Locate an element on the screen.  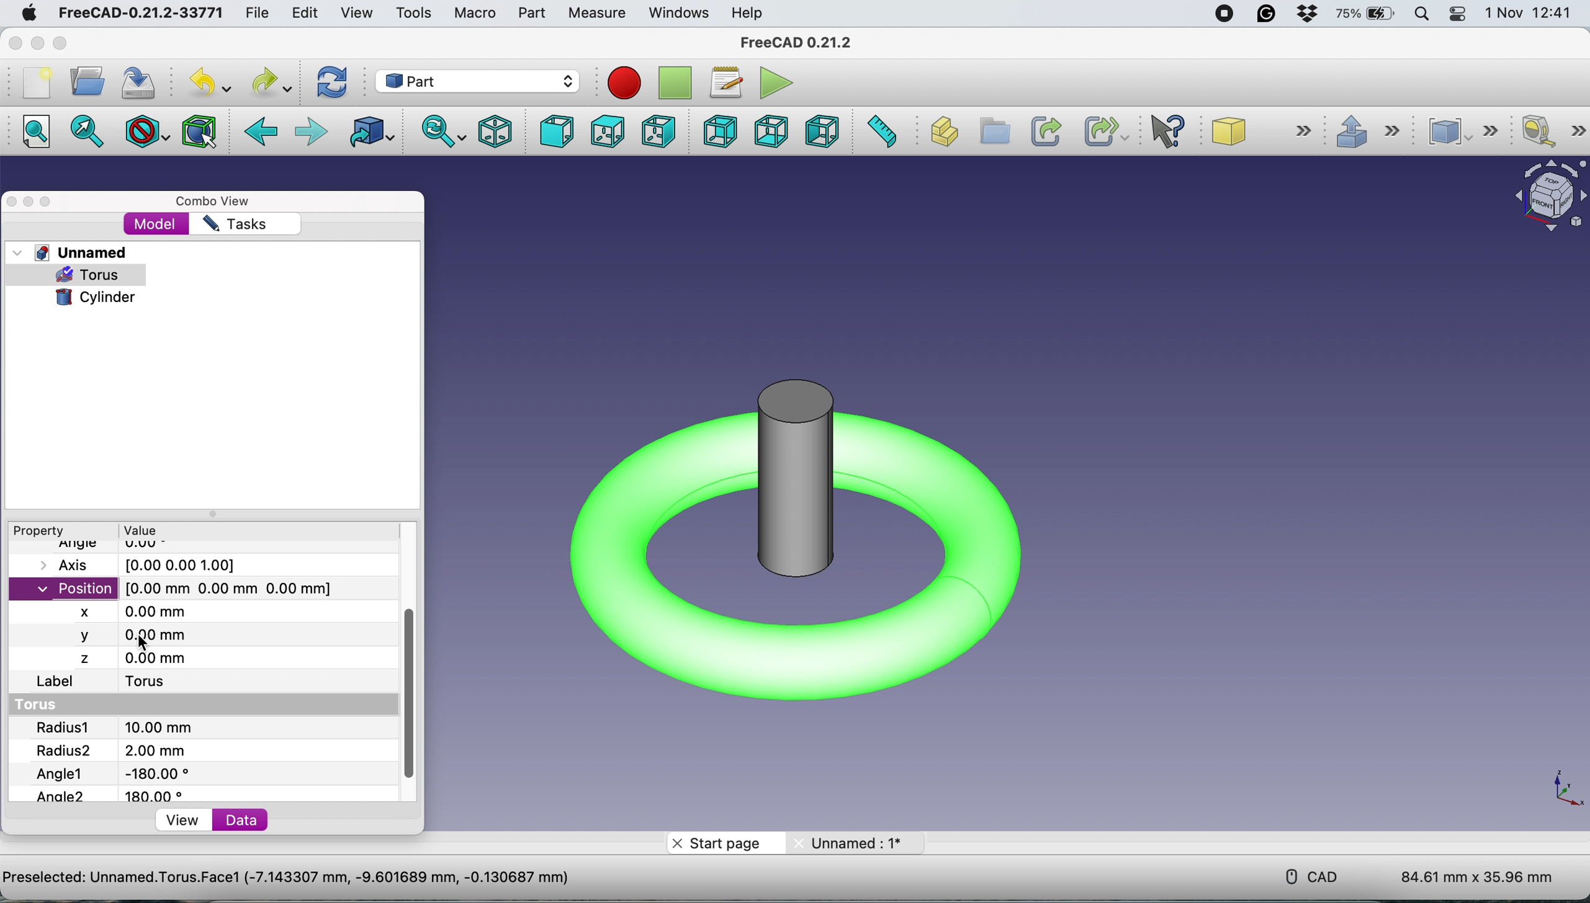
Radius 1 and 2's value is located at coordinates (145, 740).